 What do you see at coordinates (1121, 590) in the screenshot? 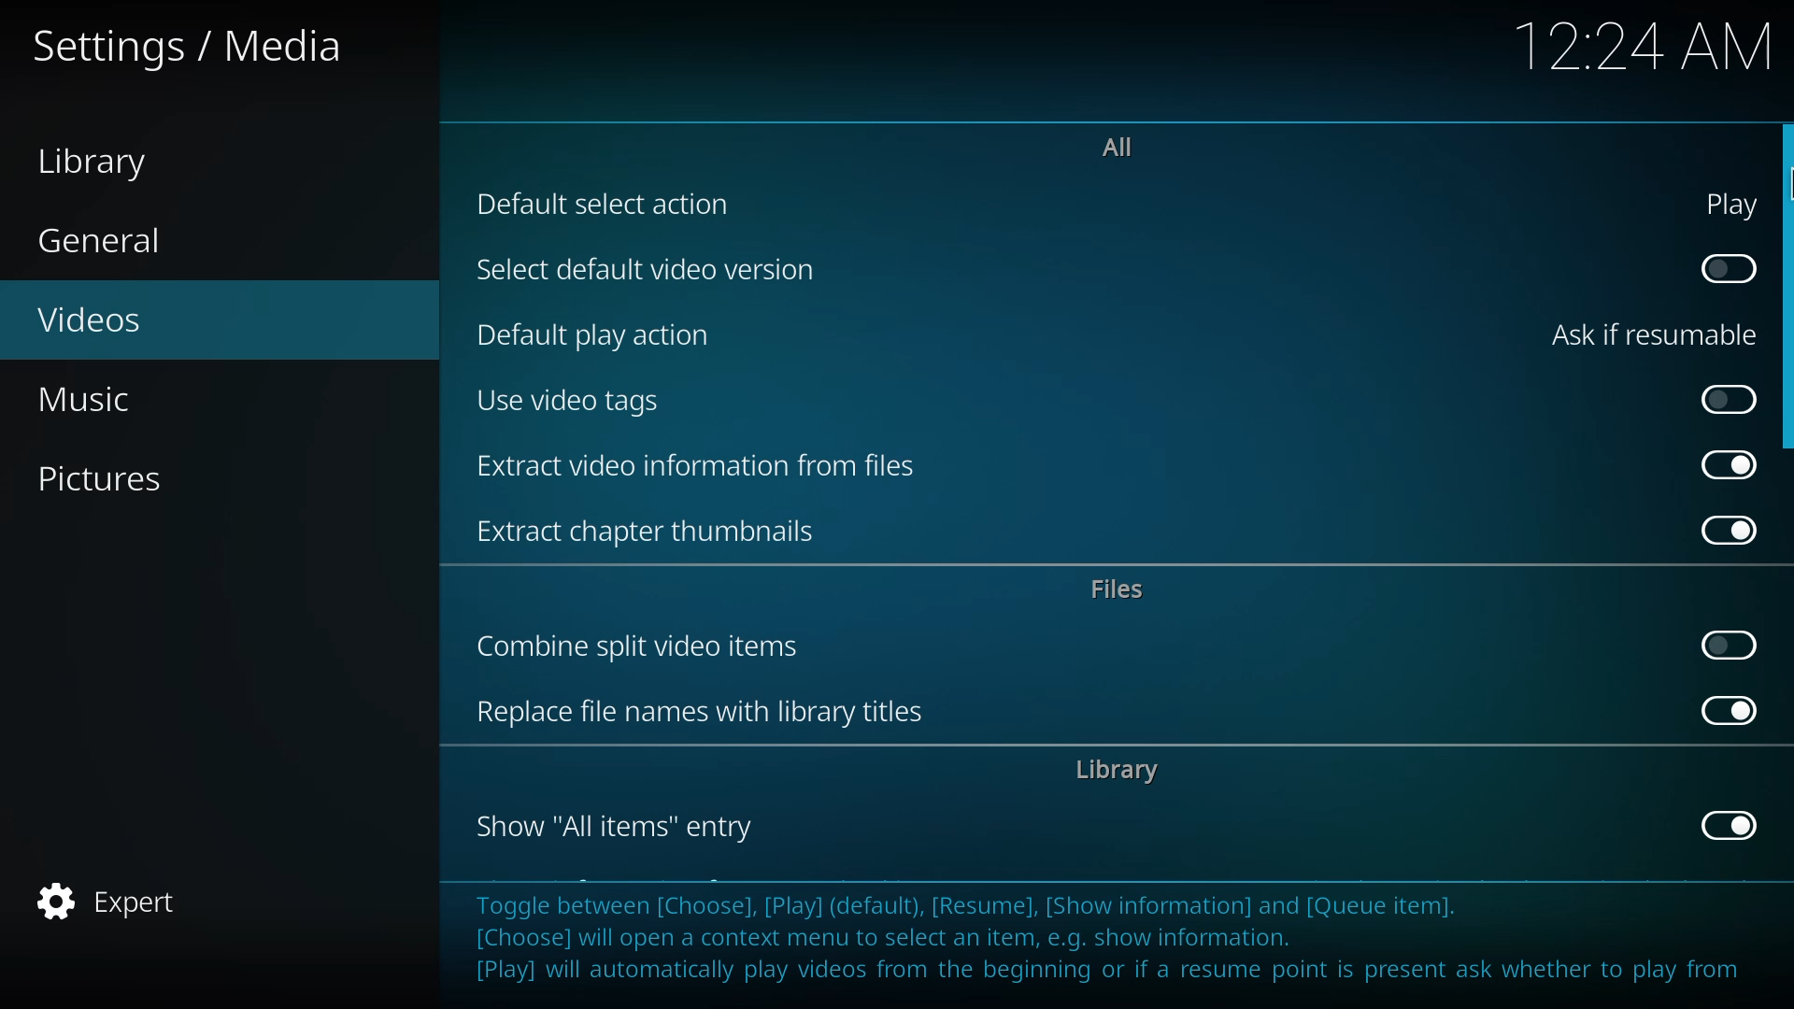
I see `files` at bounding box center [1121, 590].